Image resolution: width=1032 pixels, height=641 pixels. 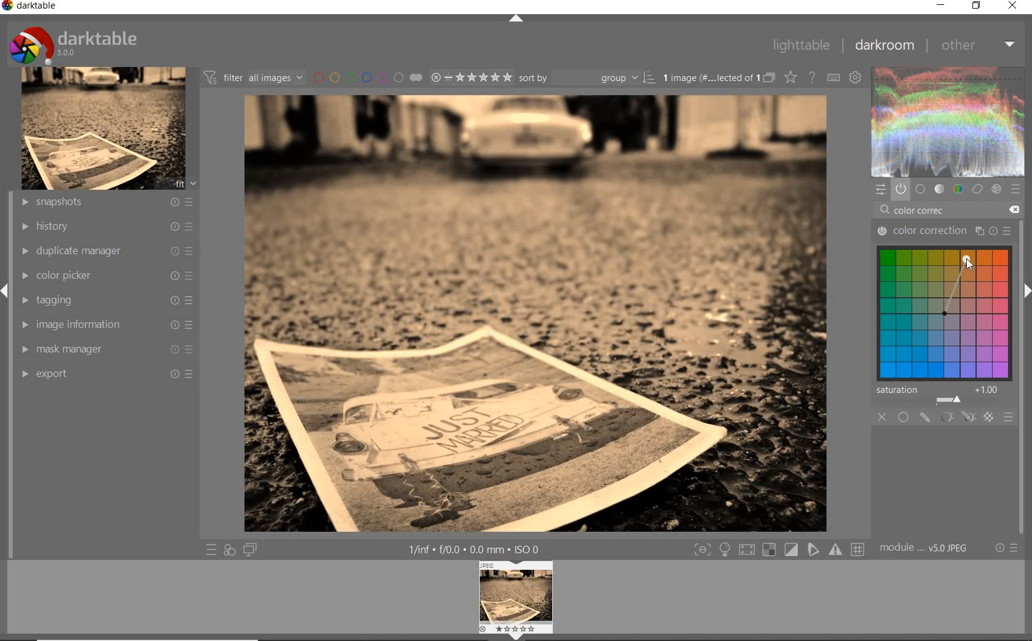 What do you see at coordinates (107, 324) in the screenshot?
I see `image information` at bounding box center [107, 324].